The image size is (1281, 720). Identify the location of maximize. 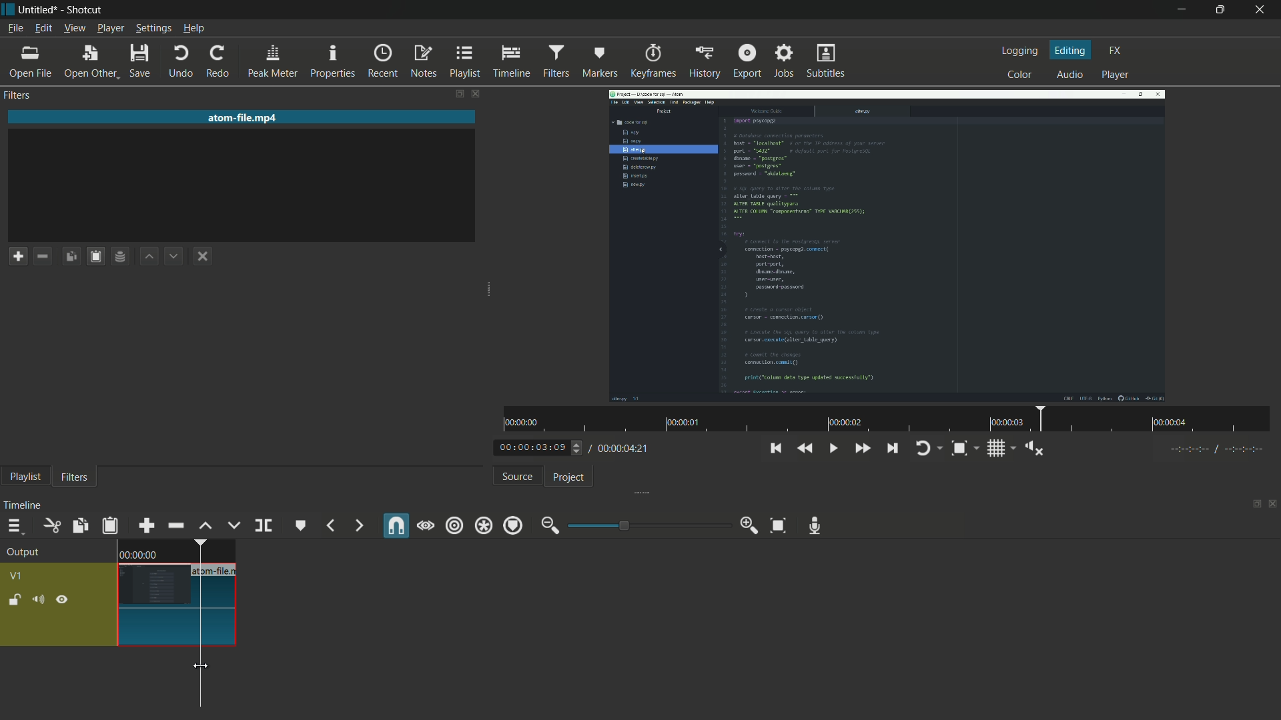
(1222, 10).